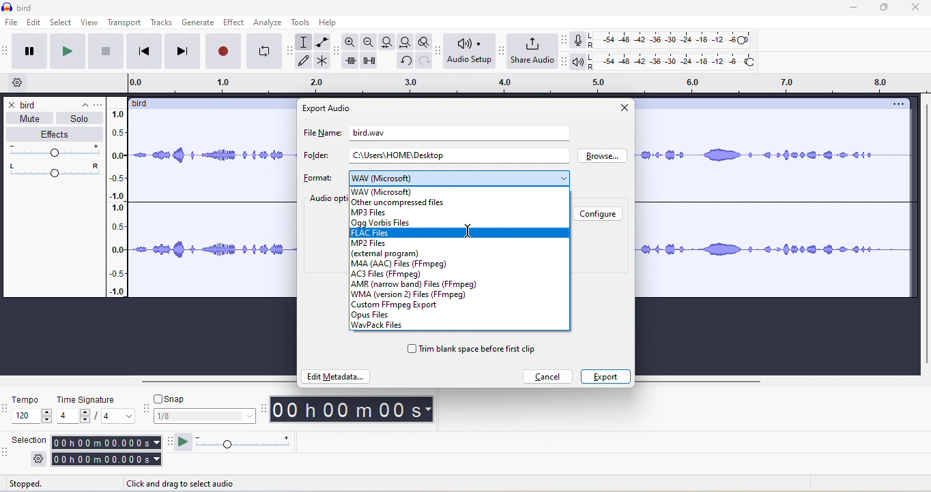  What do you see at coordinates (89, 22) in the screenshot?
I see `view` at bounding box center [89, 22].